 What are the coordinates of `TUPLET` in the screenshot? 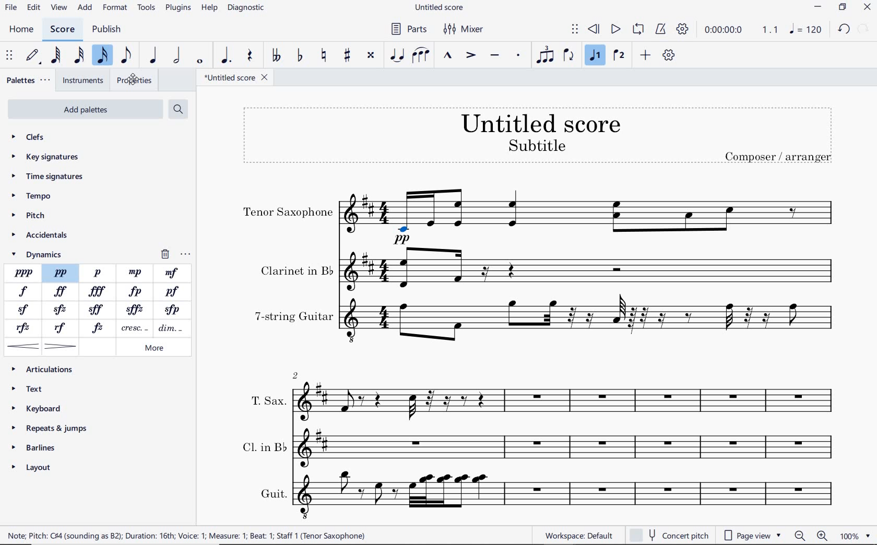 It's located at (546, 54).